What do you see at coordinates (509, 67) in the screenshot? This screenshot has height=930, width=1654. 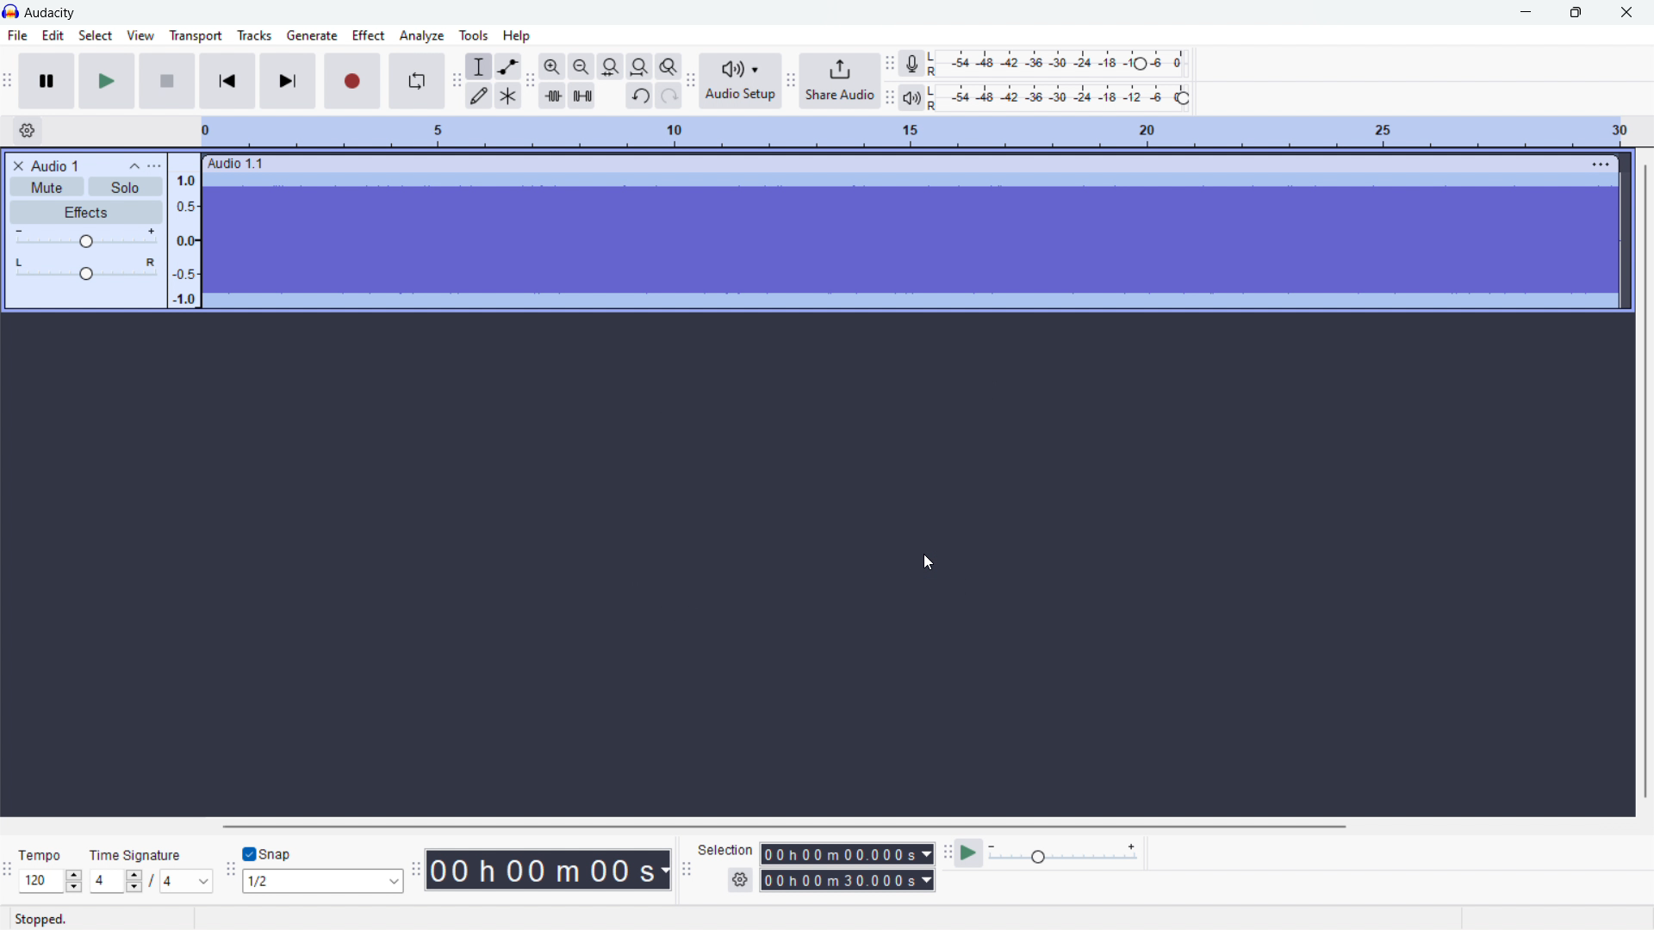 I see `envelop tool` at bounding box center [509, 67].